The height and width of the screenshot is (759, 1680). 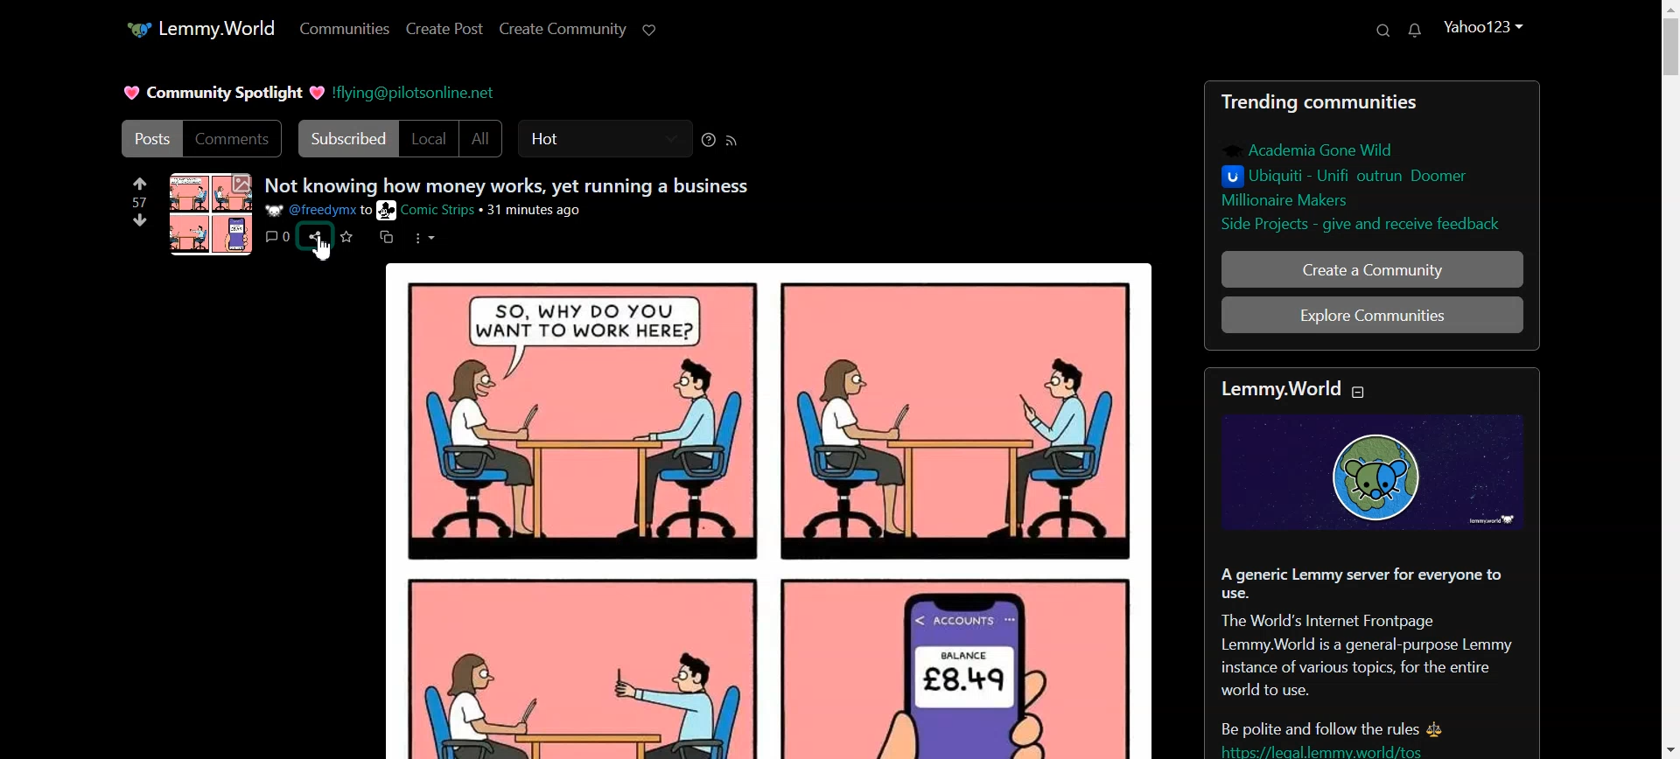 I want to click on Explore Community, so click(x=1371, y=315).